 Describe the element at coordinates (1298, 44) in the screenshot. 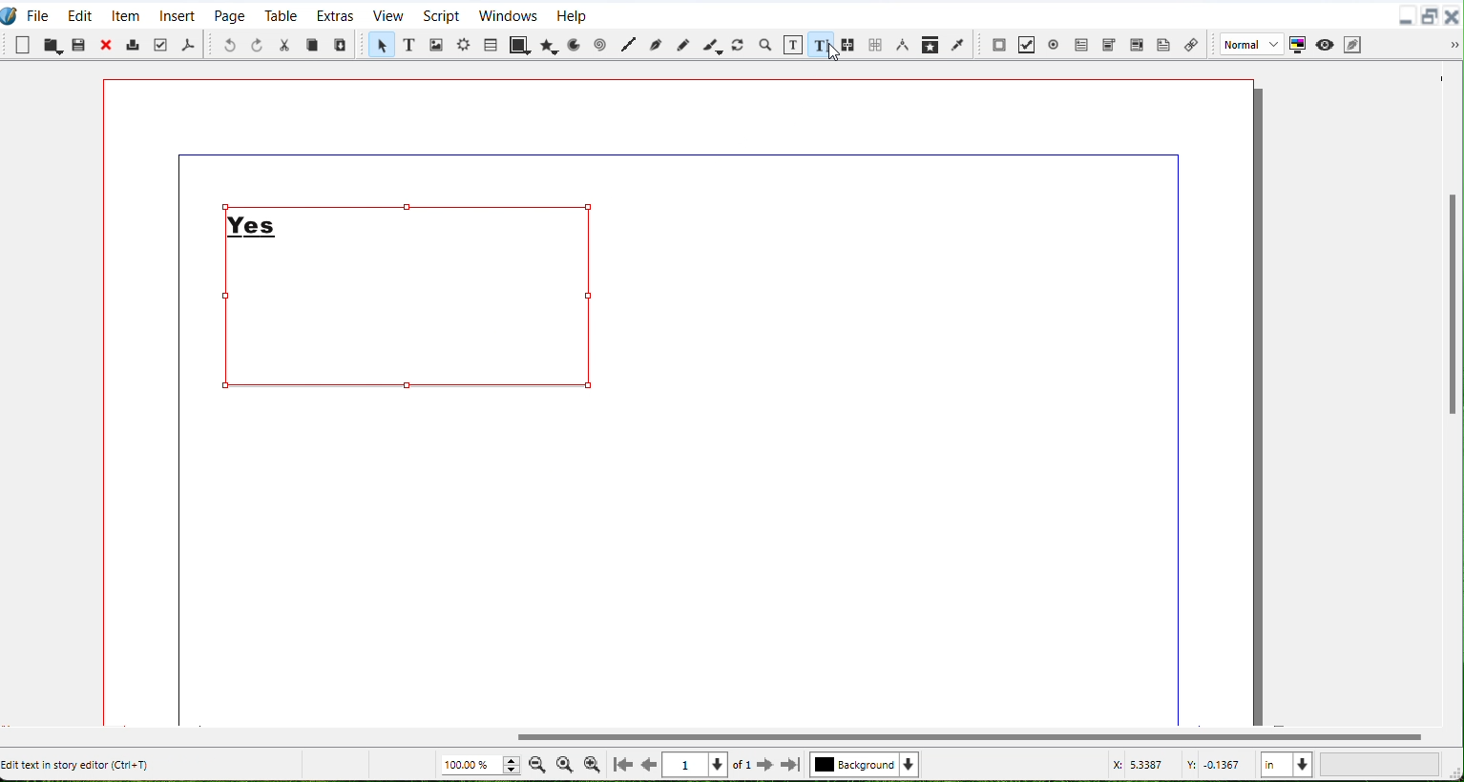

I see `Toggle color` at that location.